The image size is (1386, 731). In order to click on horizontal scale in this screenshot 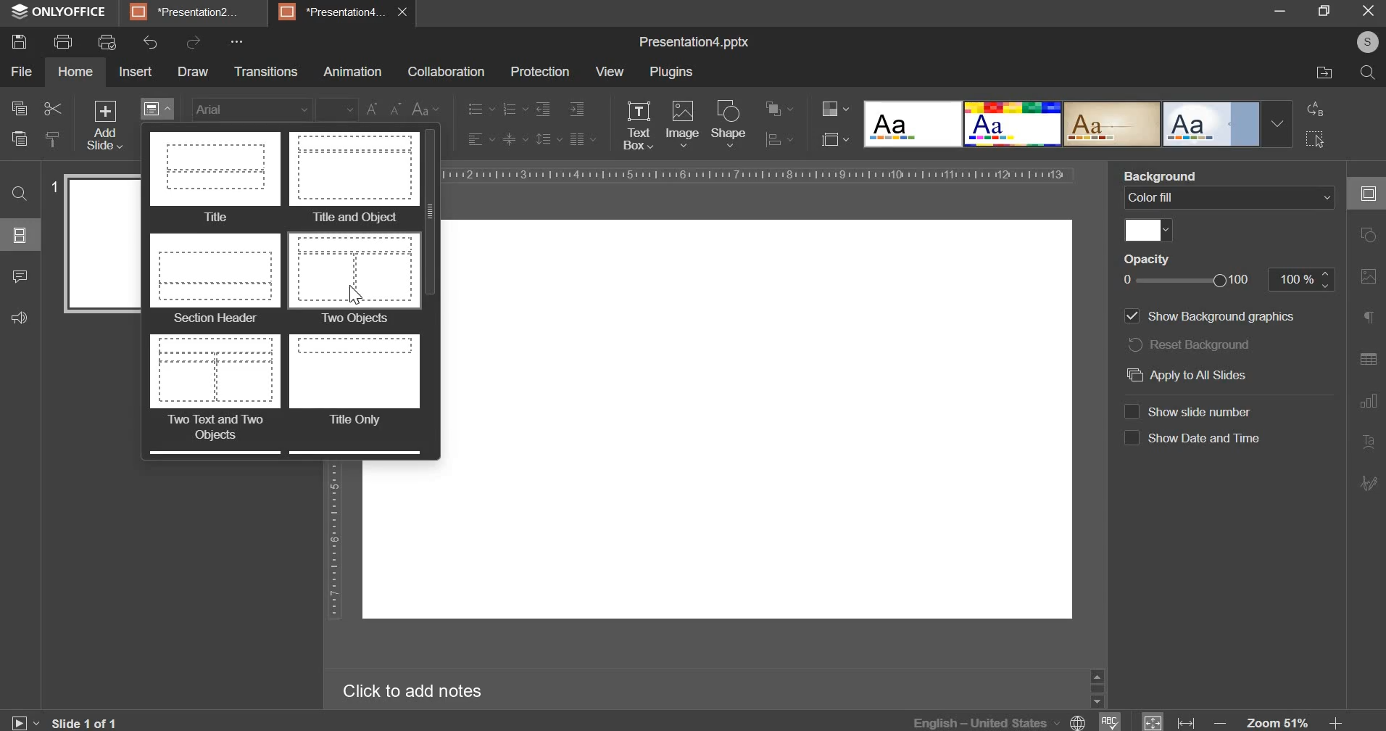, I will do `click(758, 174)`.